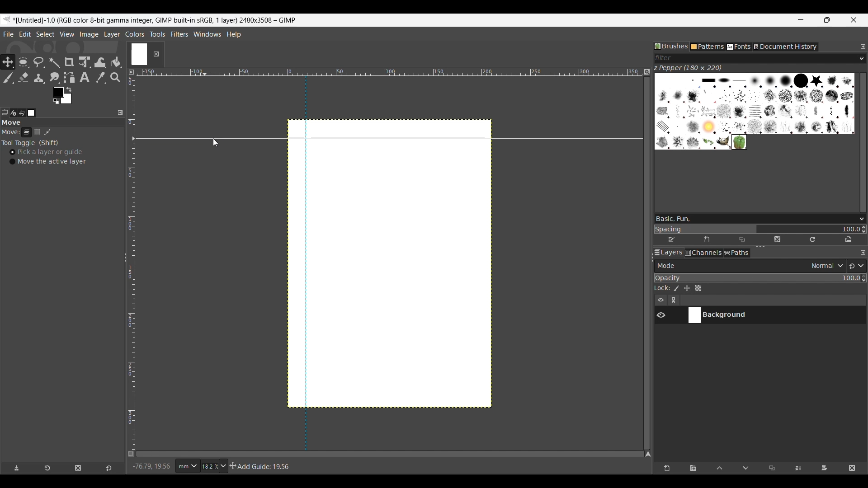 The width and height of the screenshot is (868, 488). I want to click on Ellipse select tool, so click(22, 62).